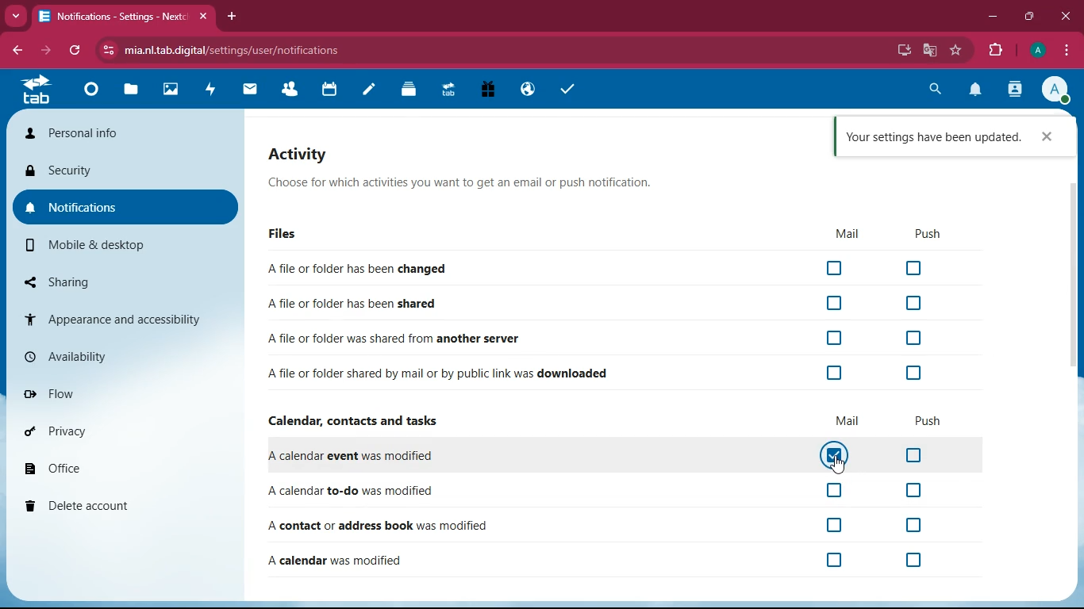 The width and height of the screenshot is (1084, 609). I want to click on notes, so click(371, 92).